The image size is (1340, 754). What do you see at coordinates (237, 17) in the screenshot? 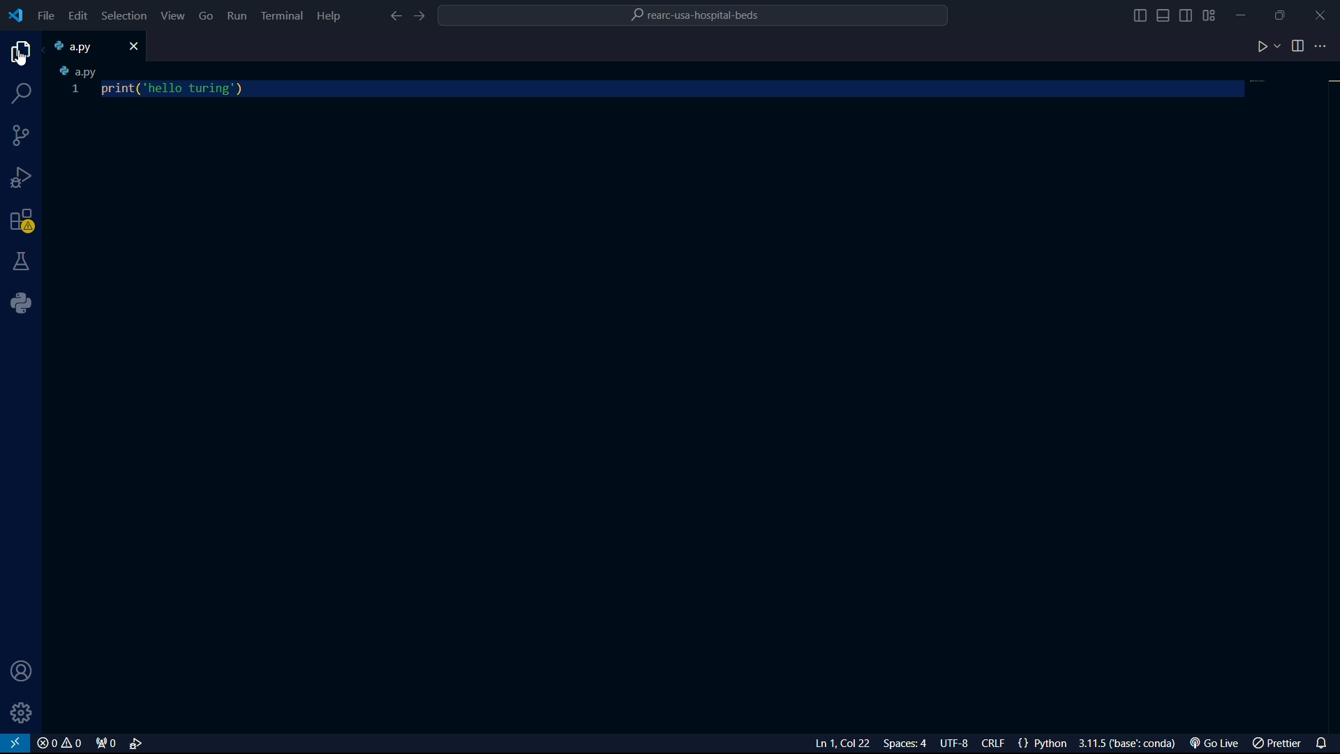
I see `run menu` at bounding box center [237, 17].